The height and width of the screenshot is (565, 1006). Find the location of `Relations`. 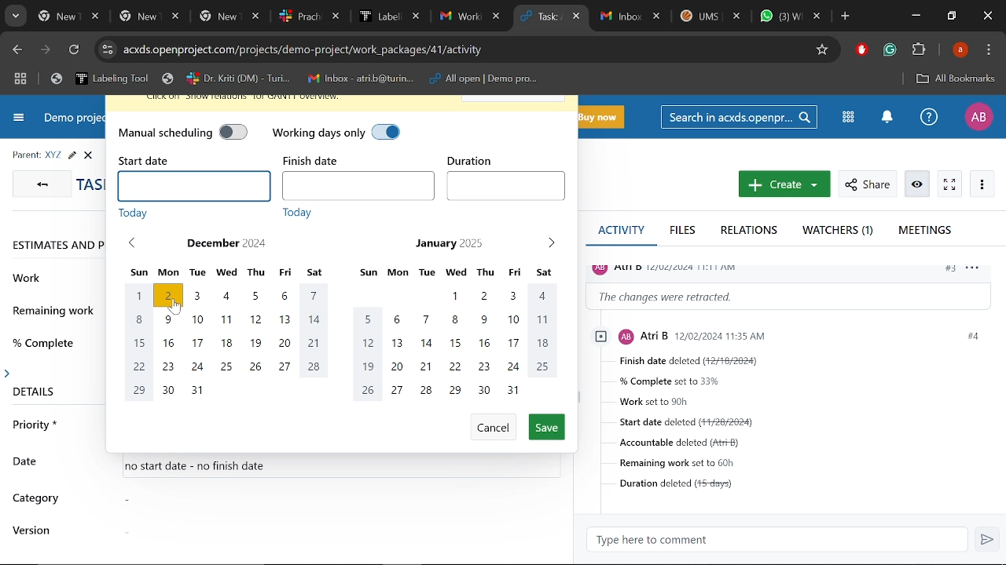

Relations is located at coordinates (753, 231).